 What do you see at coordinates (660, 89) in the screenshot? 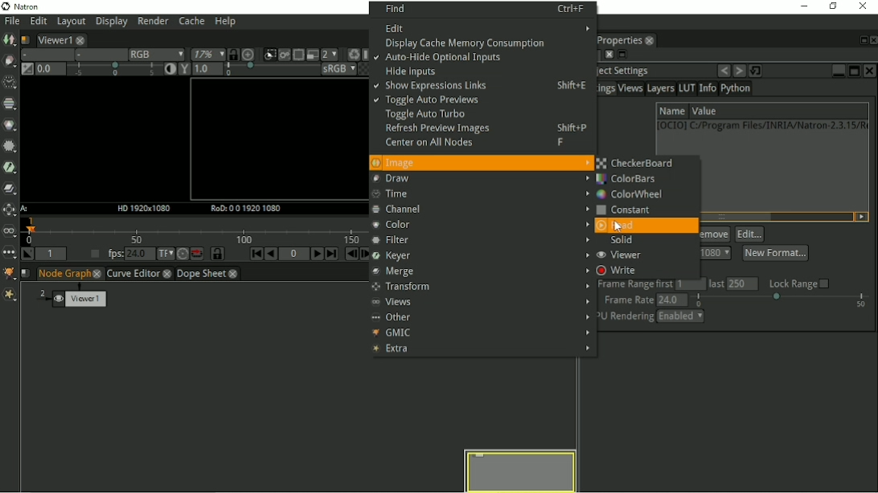
I see `Layers` at bounding box center [660, 89].